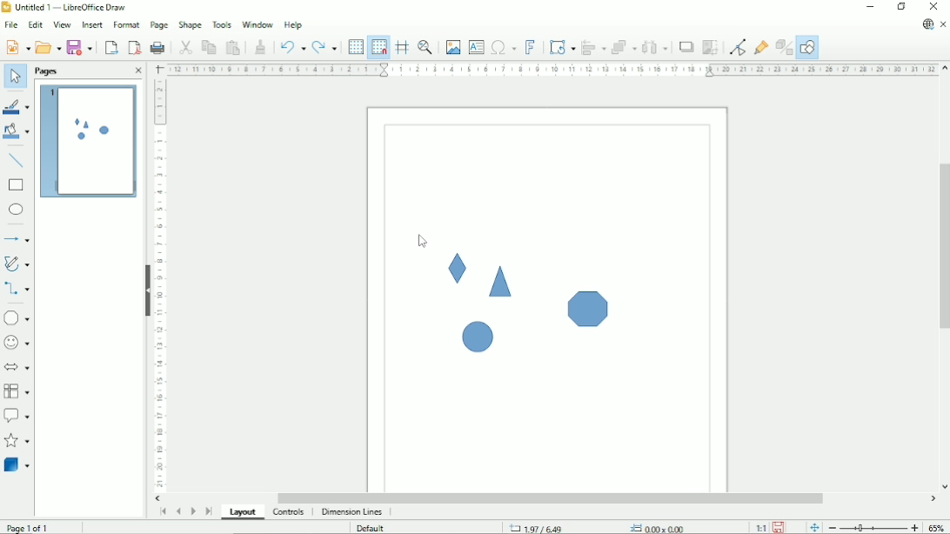  I want to click on Export directly as PDF, so click(134, 48).